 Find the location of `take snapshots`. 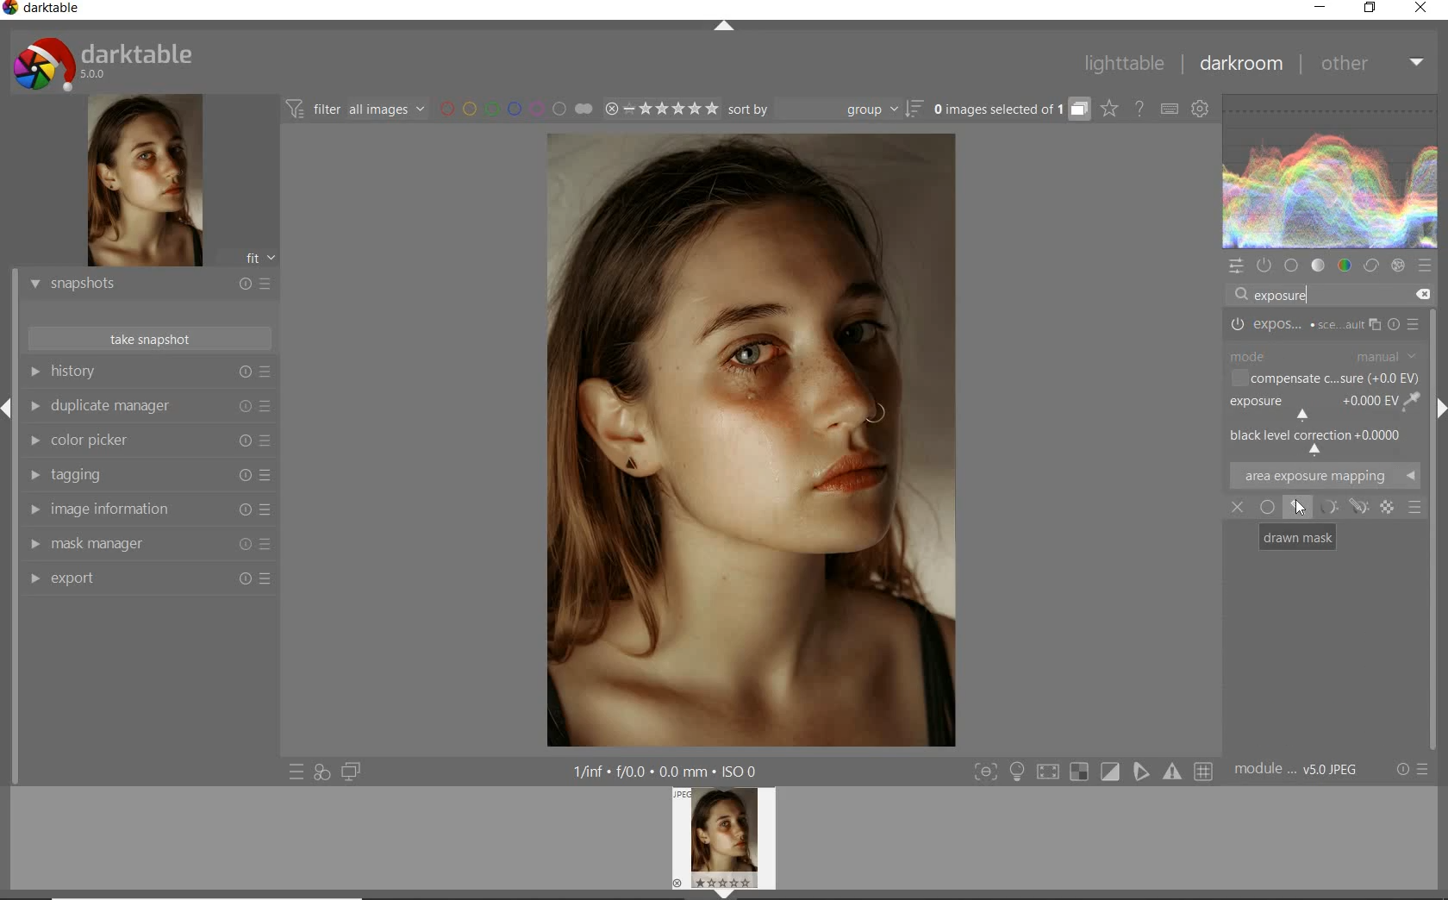

take snapshots is located at coordinates (151, 339).